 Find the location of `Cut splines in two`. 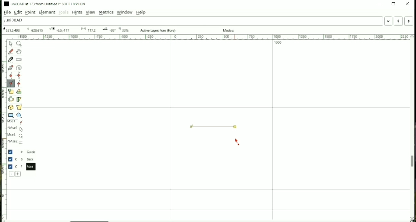

Cut splines in two is located at coordinates (11, 60).